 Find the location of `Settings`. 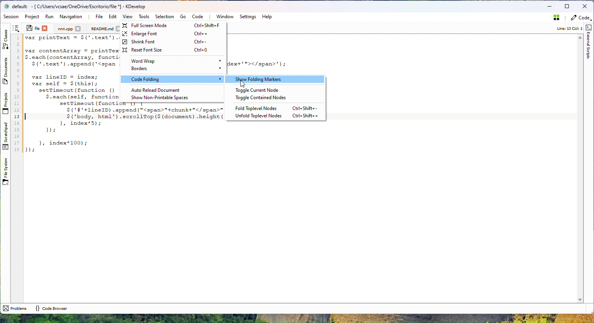

Settings is located at coordinates (247, 17).